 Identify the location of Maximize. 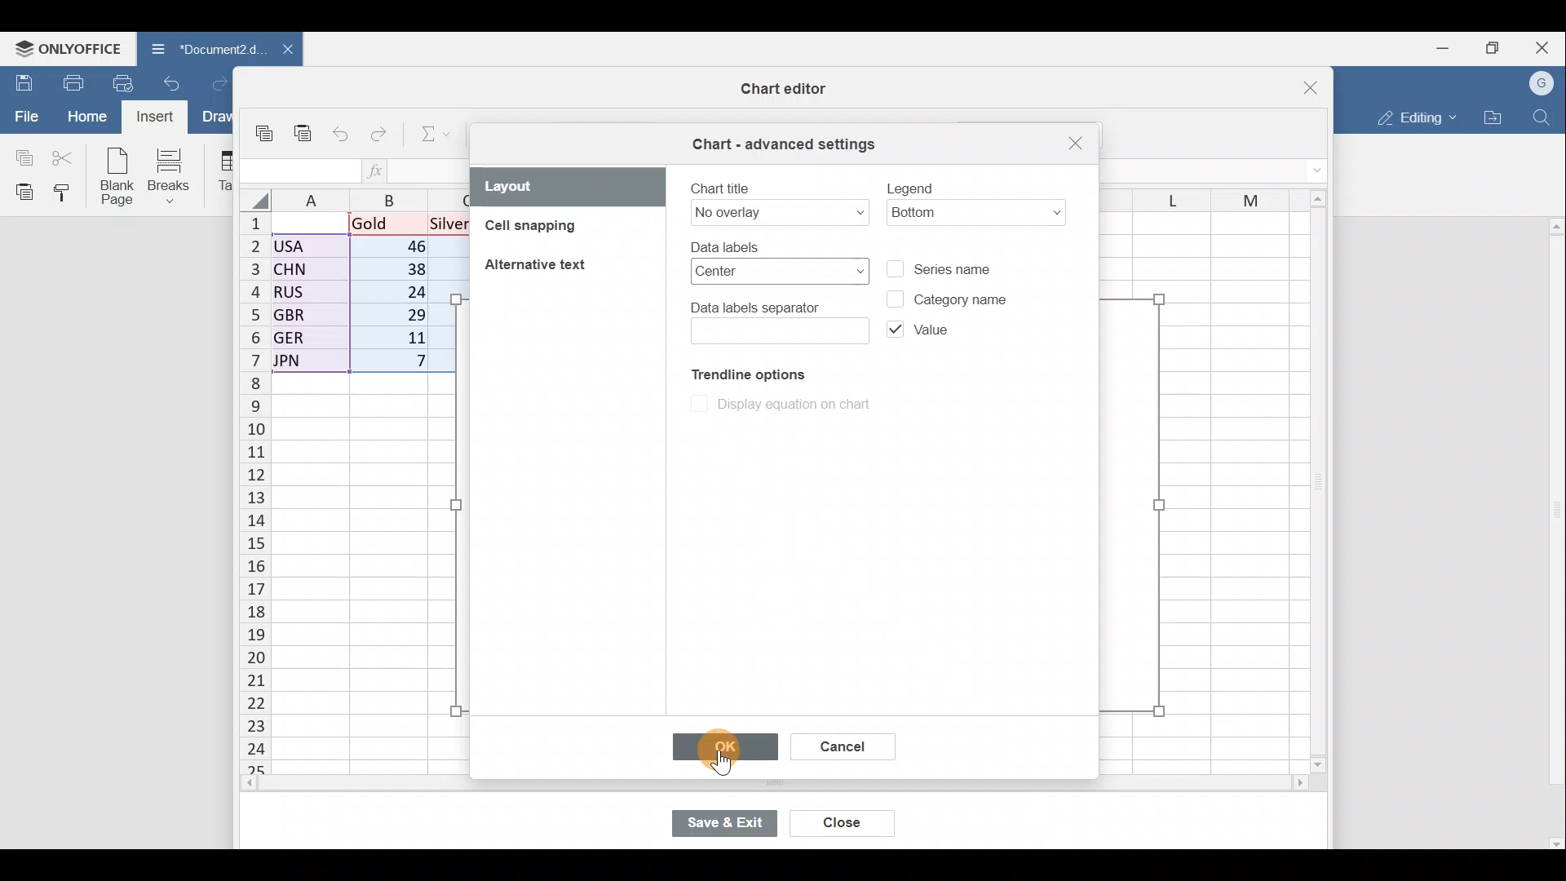
(1499, 46).